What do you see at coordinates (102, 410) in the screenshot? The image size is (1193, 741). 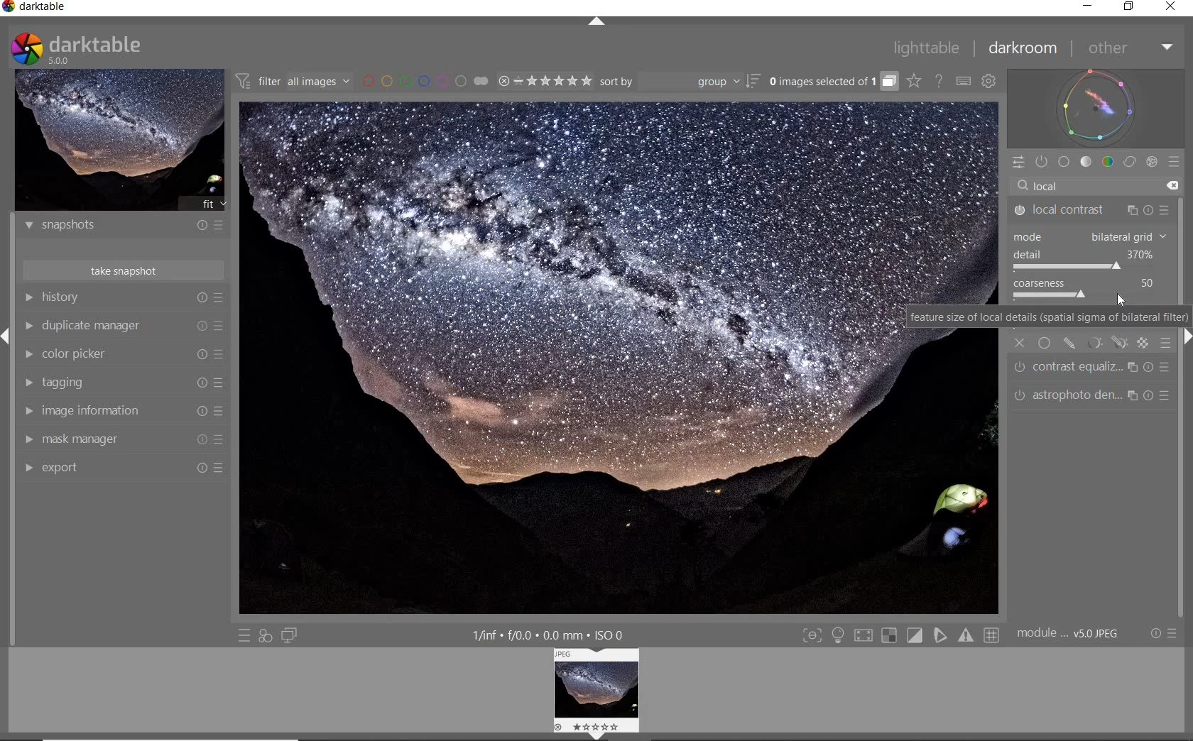 I see `image information` at bounding box center [102, 410].